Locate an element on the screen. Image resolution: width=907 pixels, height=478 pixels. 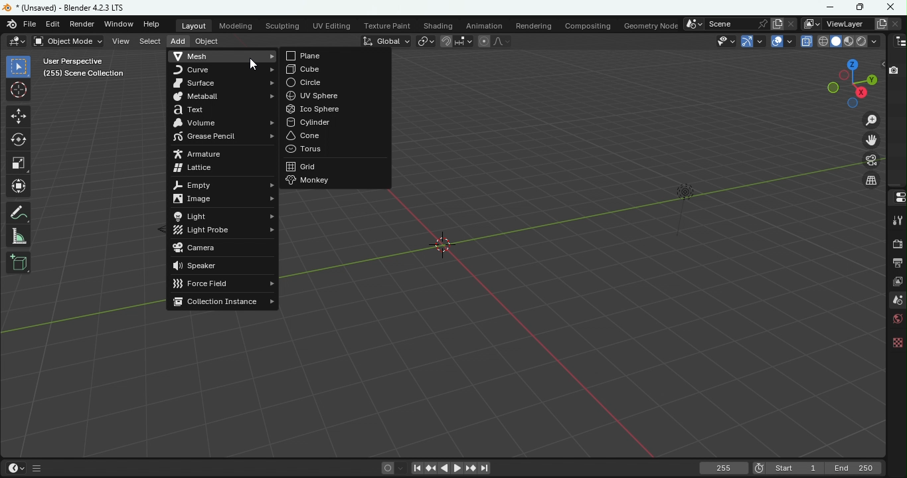
Toggle the camera view is located at coordinates (872, 162).